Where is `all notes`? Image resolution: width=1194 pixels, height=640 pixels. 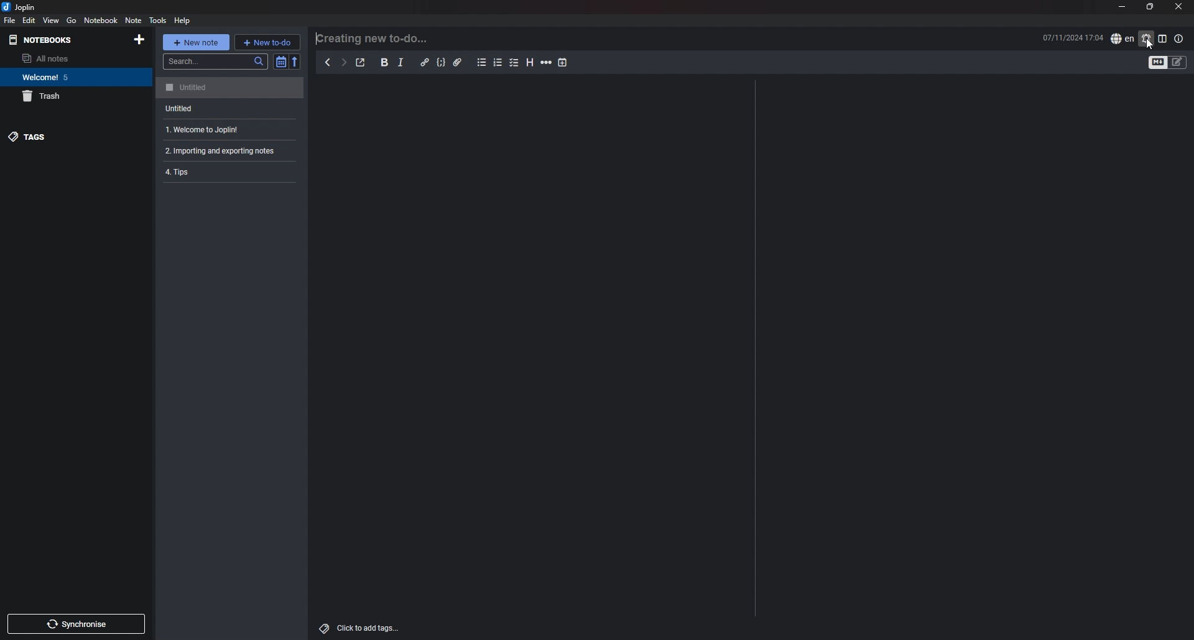 all notes is located at coordinates (66, 58).